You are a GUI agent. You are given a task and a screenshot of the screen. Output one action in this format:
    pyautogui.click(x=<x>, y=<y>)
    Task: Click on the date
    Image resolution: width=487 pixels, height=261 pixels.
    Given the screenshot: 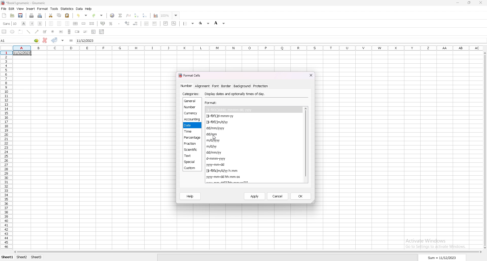 What is the action you would take?
    pyautogui.click(x=22, y=53)
    